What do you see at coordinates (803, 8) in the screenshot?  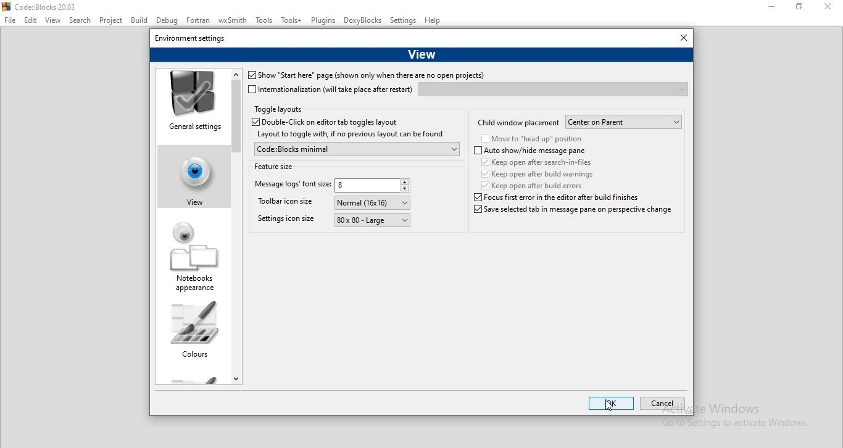 I see `restore` at bounding box center [803, 8].